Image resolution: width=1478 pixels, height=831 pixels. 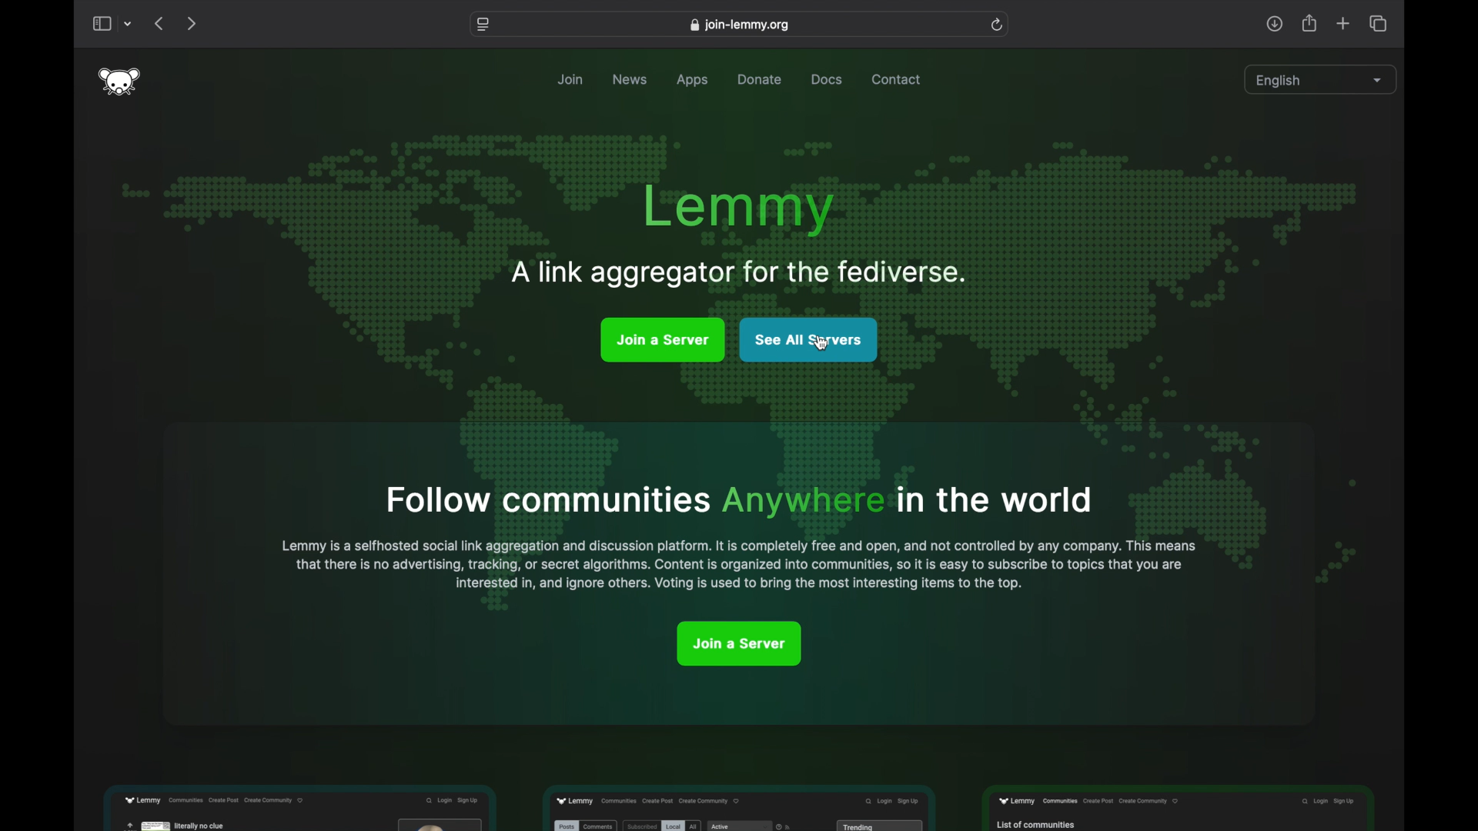 What do you see at coordinates (1275, 23) in the screenshot?
I see `downloads` at bounding box center [1275, 23].